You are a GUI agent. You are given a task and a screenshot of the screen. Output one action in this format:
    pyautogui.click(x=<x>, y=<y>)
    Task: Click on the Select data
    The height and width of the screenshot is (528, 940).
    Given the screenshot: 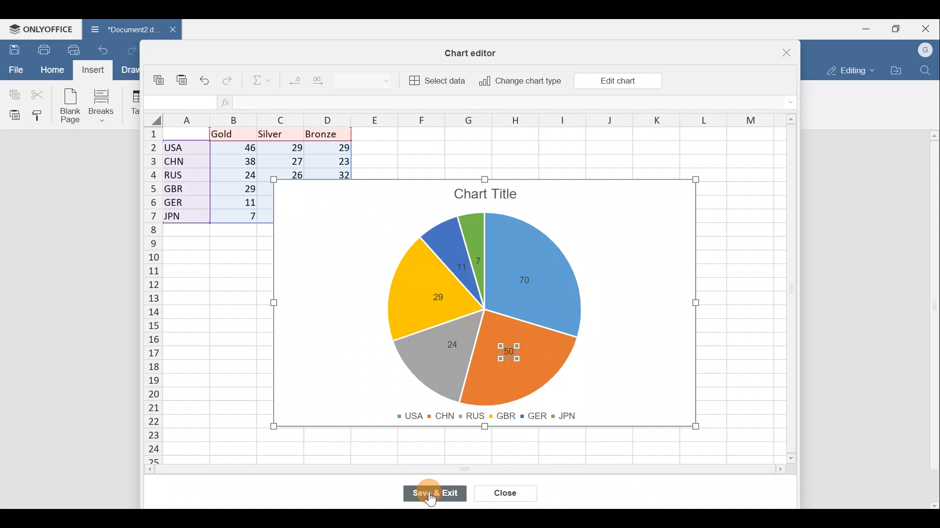 What is the action you would take?
    pyautogui.click(x=437, y=79)
    